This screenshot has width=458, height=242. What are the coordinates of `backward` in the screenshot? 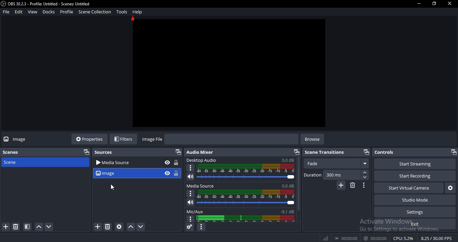 It's located at (365, 178).